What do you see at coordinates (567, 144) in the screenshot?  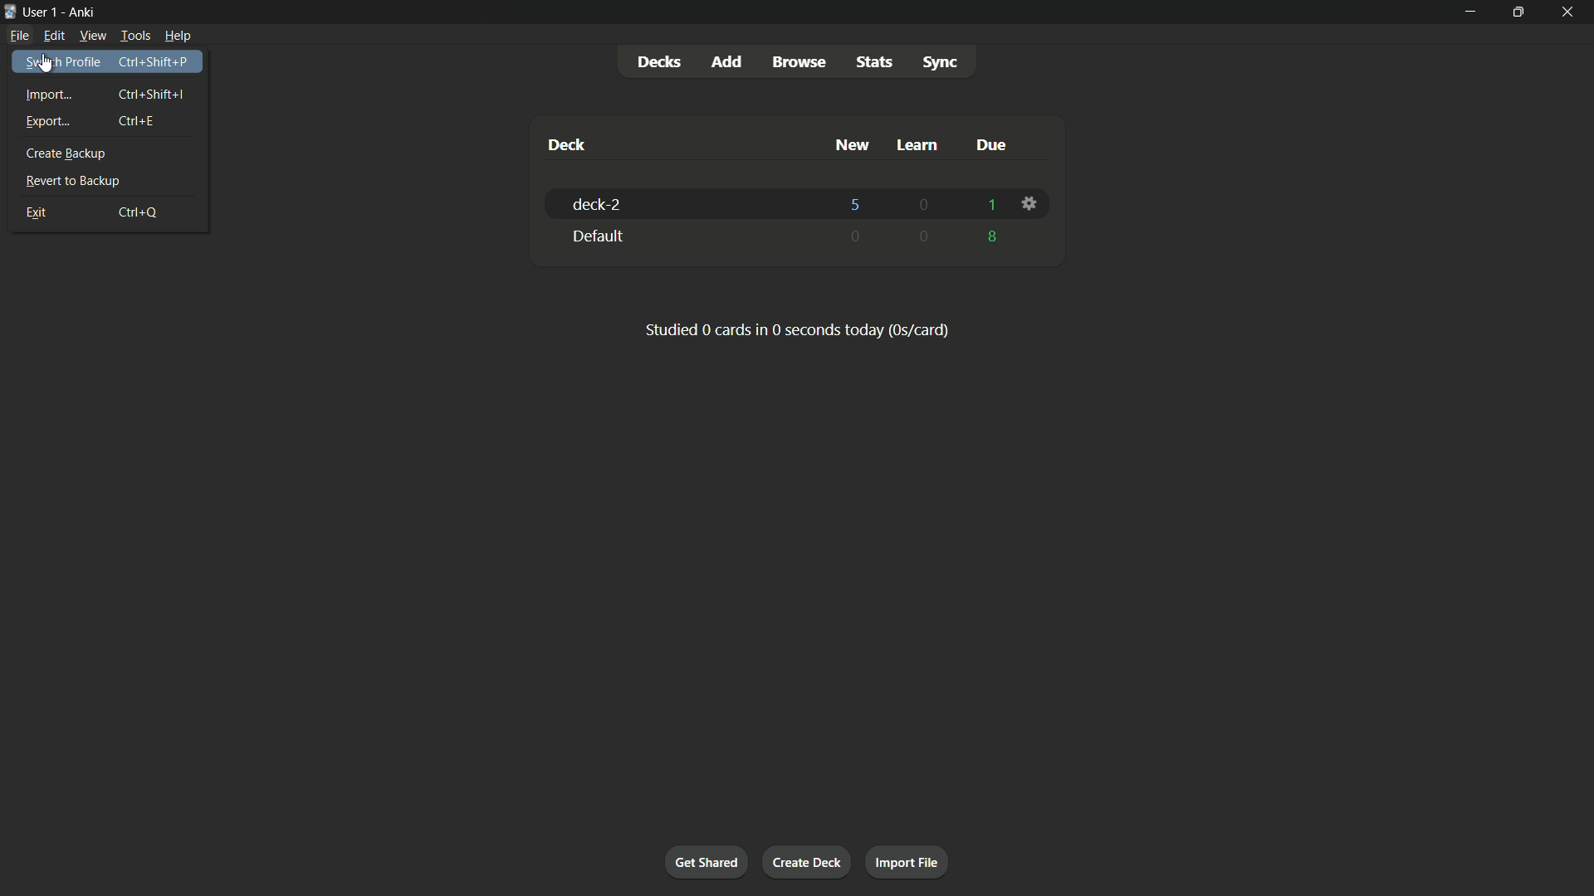 I see `deck` at bounding box center [567, 144].